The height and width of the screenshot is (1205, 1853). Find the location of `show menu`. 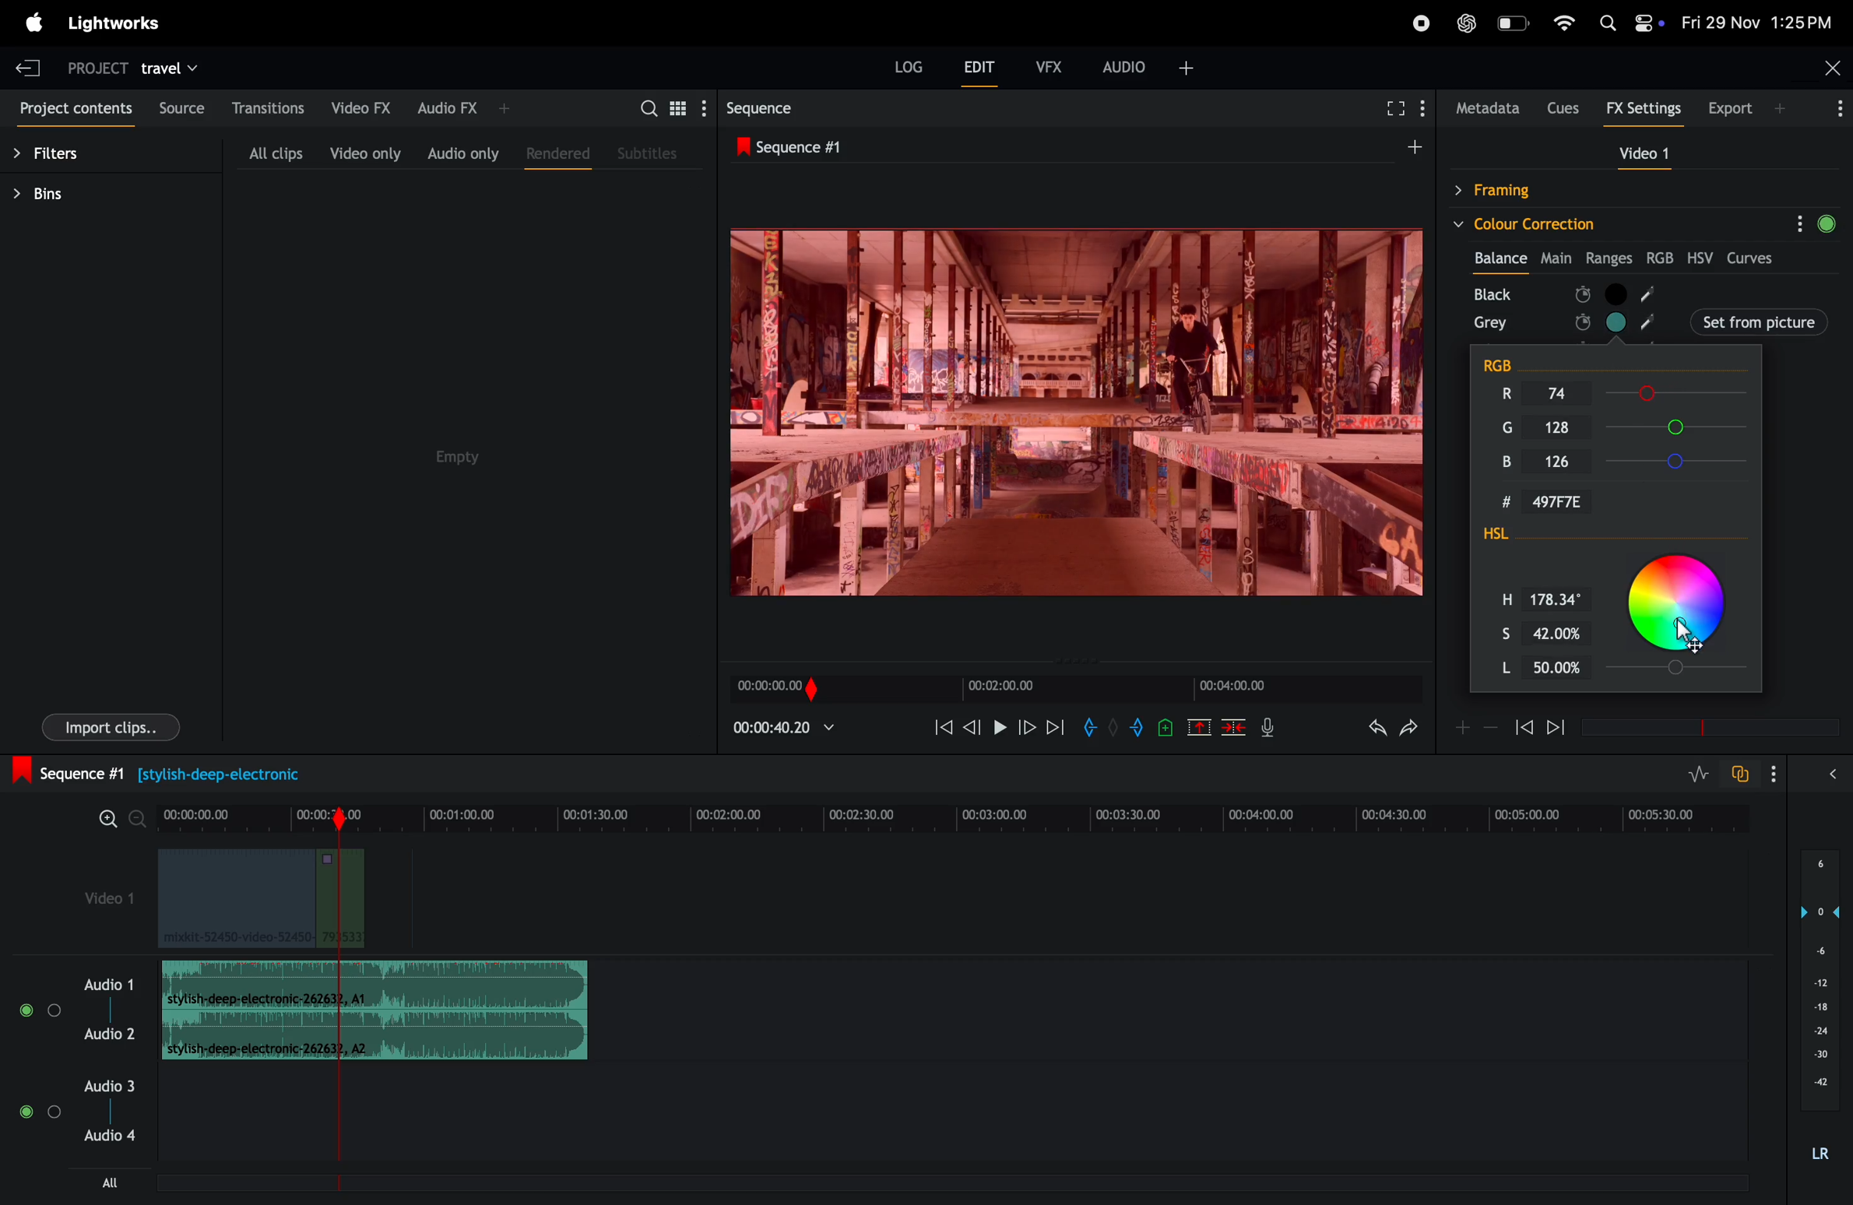

show menu is located at coordinates (1422, 106).